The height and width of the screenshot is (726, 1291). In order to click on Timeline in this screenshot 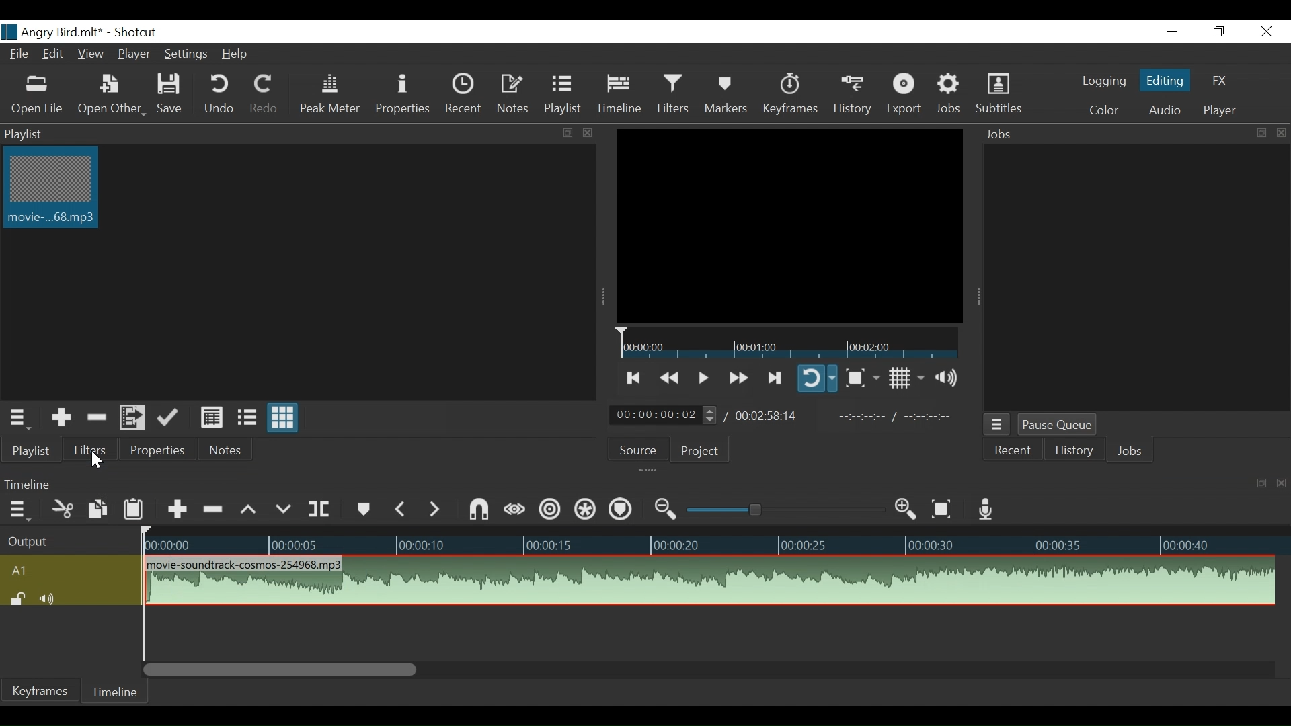, I will do `click(782, 341)`.